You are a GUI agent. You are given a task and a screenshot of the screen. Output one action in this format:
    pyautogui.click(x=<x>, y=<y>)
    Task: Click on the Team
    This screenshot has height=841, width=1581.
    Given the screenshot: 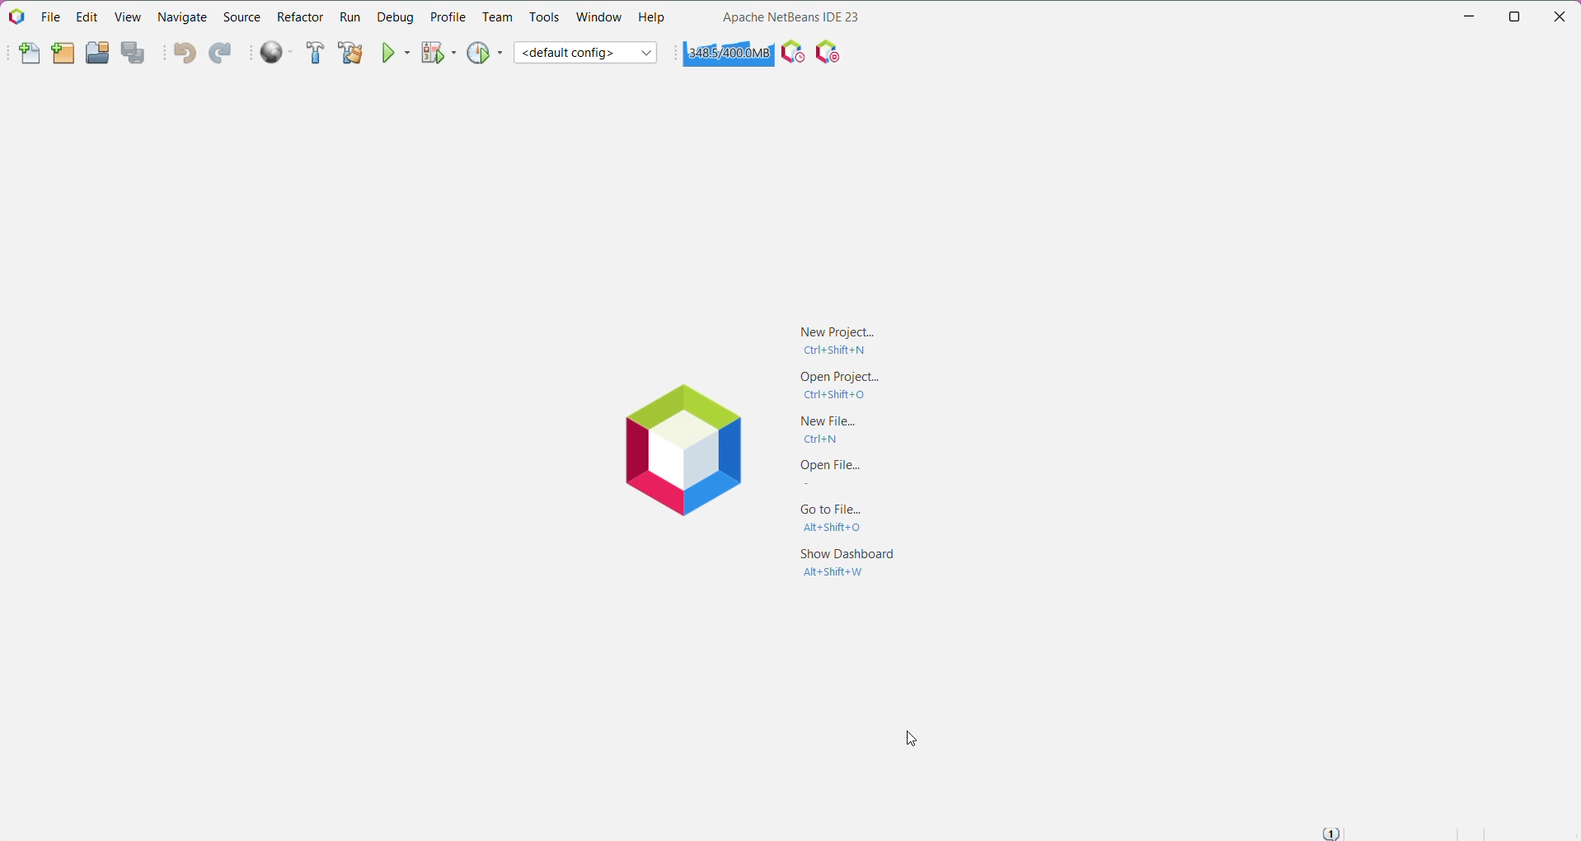 What is the action you would take?
    pyautogui.click(x=497, y=17)
    